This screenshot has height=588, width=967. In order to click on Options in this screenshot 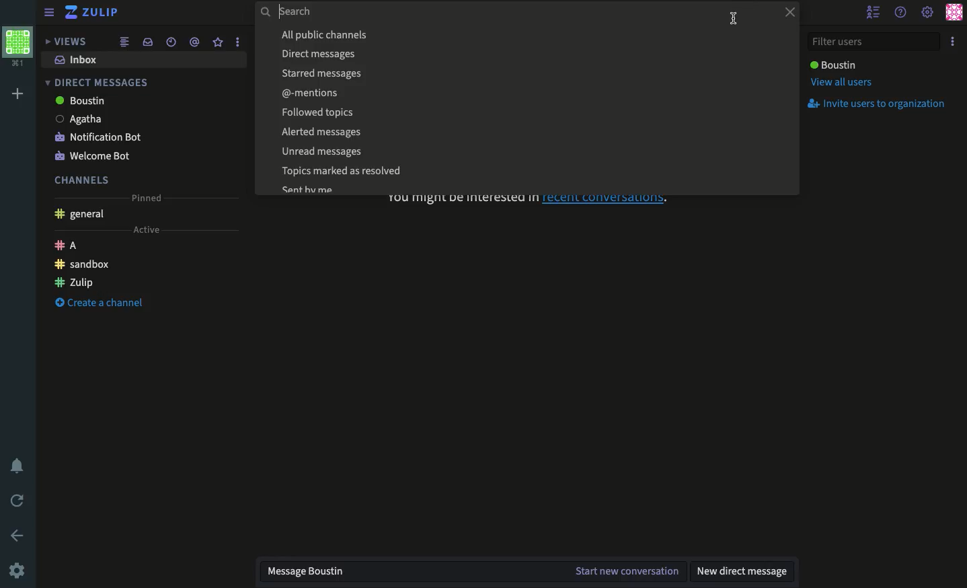, I will do `click(953, 42)`.